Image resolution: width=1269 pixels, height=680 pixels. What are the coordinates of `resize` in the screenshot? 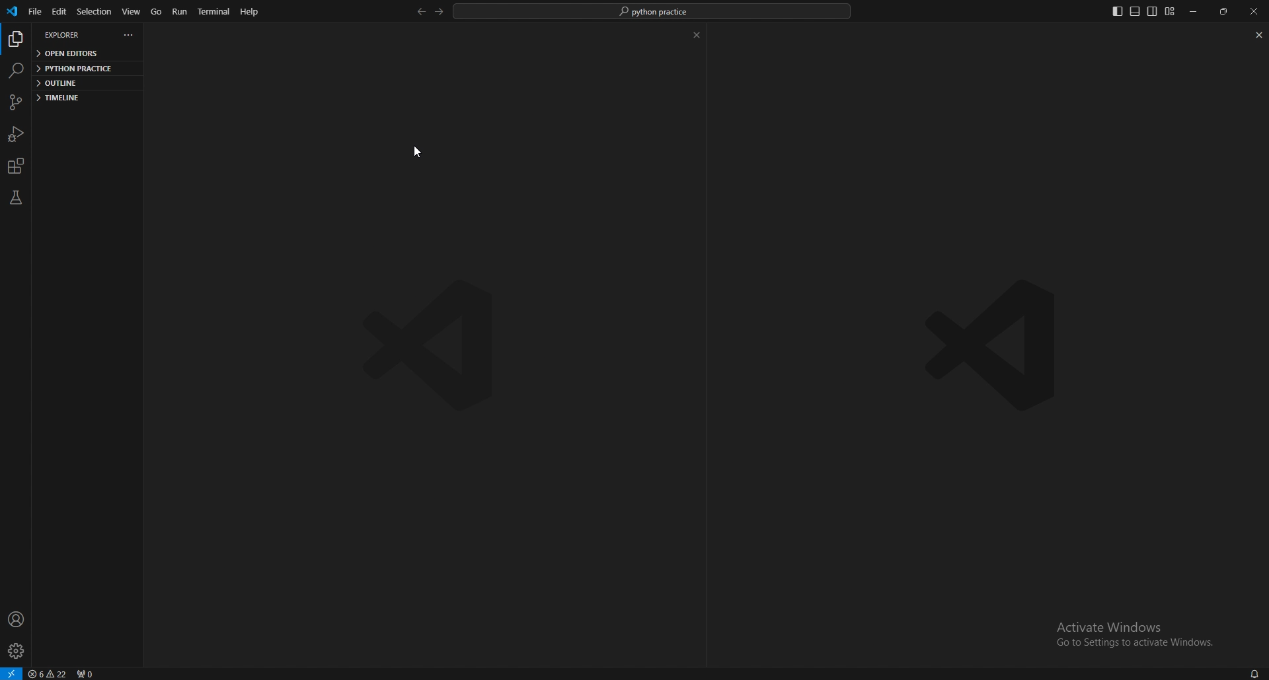 It's located at (1223, 12).